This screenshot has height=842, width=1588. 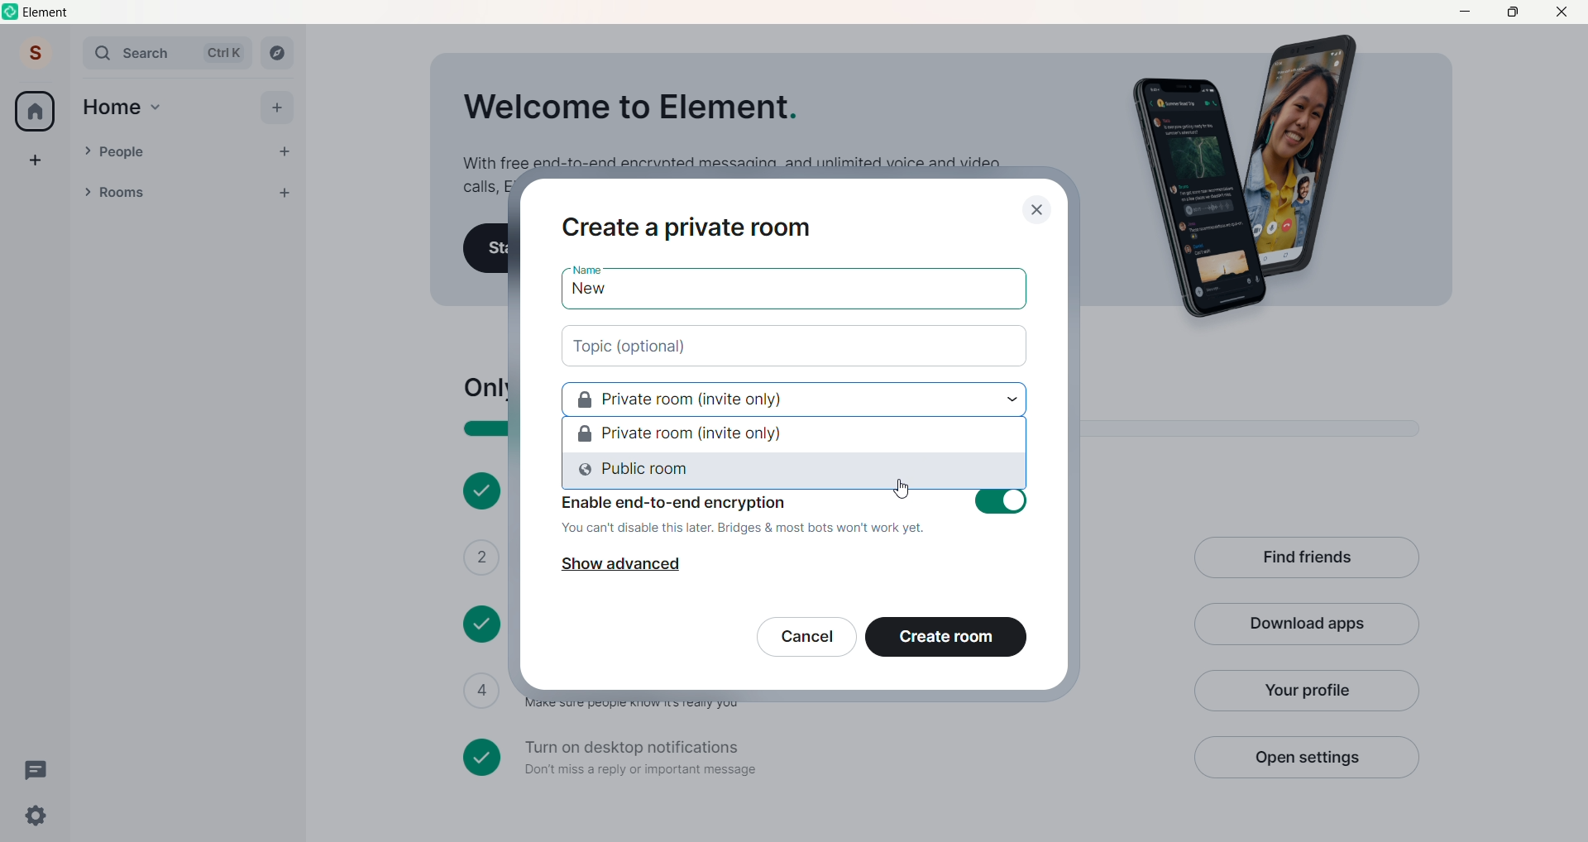 What do you see at coordinates (276, 108) in the screenshot?
I see `Add` at bounding box center [276, 108].